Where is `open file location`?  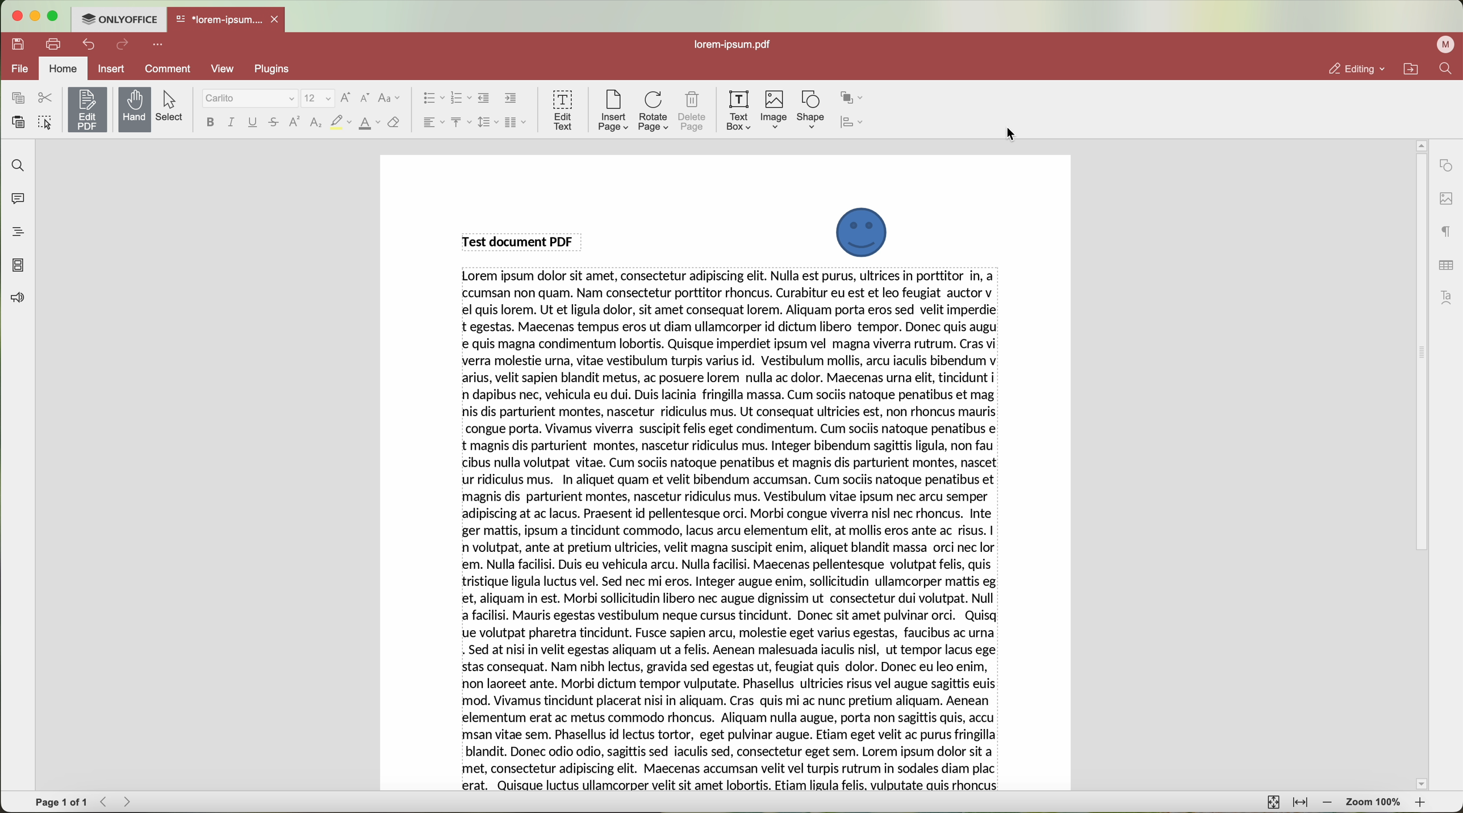
open file location is located at coordinates (1411, 69).